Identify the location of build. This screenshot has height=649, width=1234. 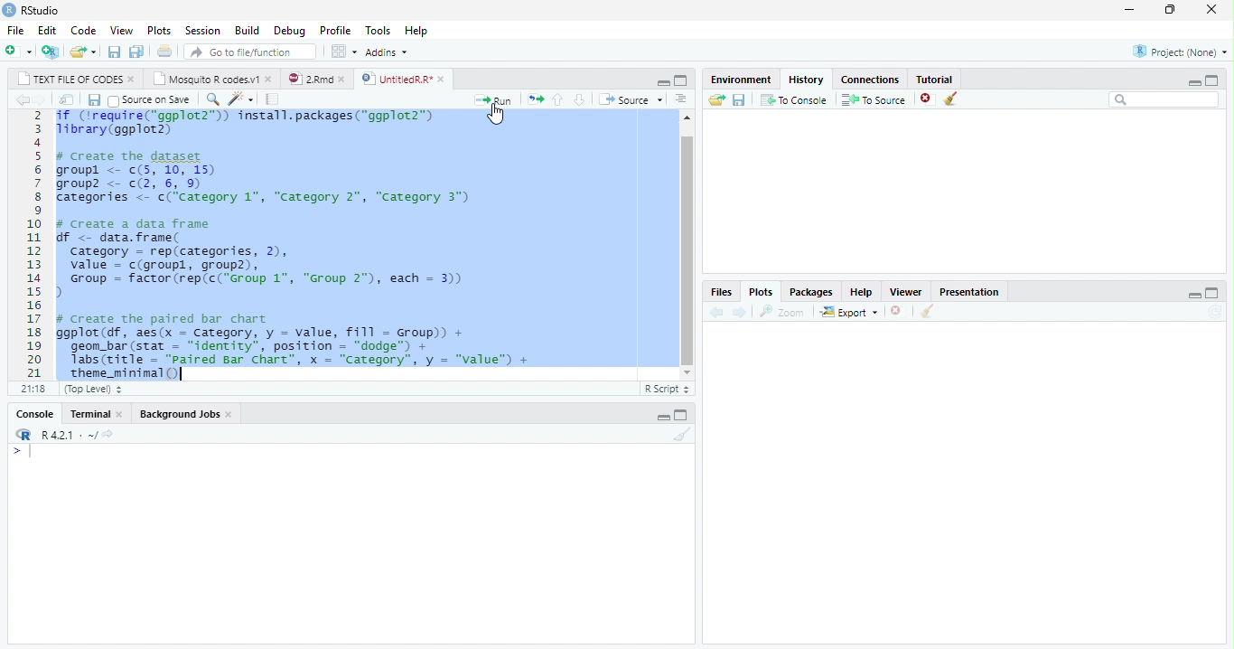
(247, 28).